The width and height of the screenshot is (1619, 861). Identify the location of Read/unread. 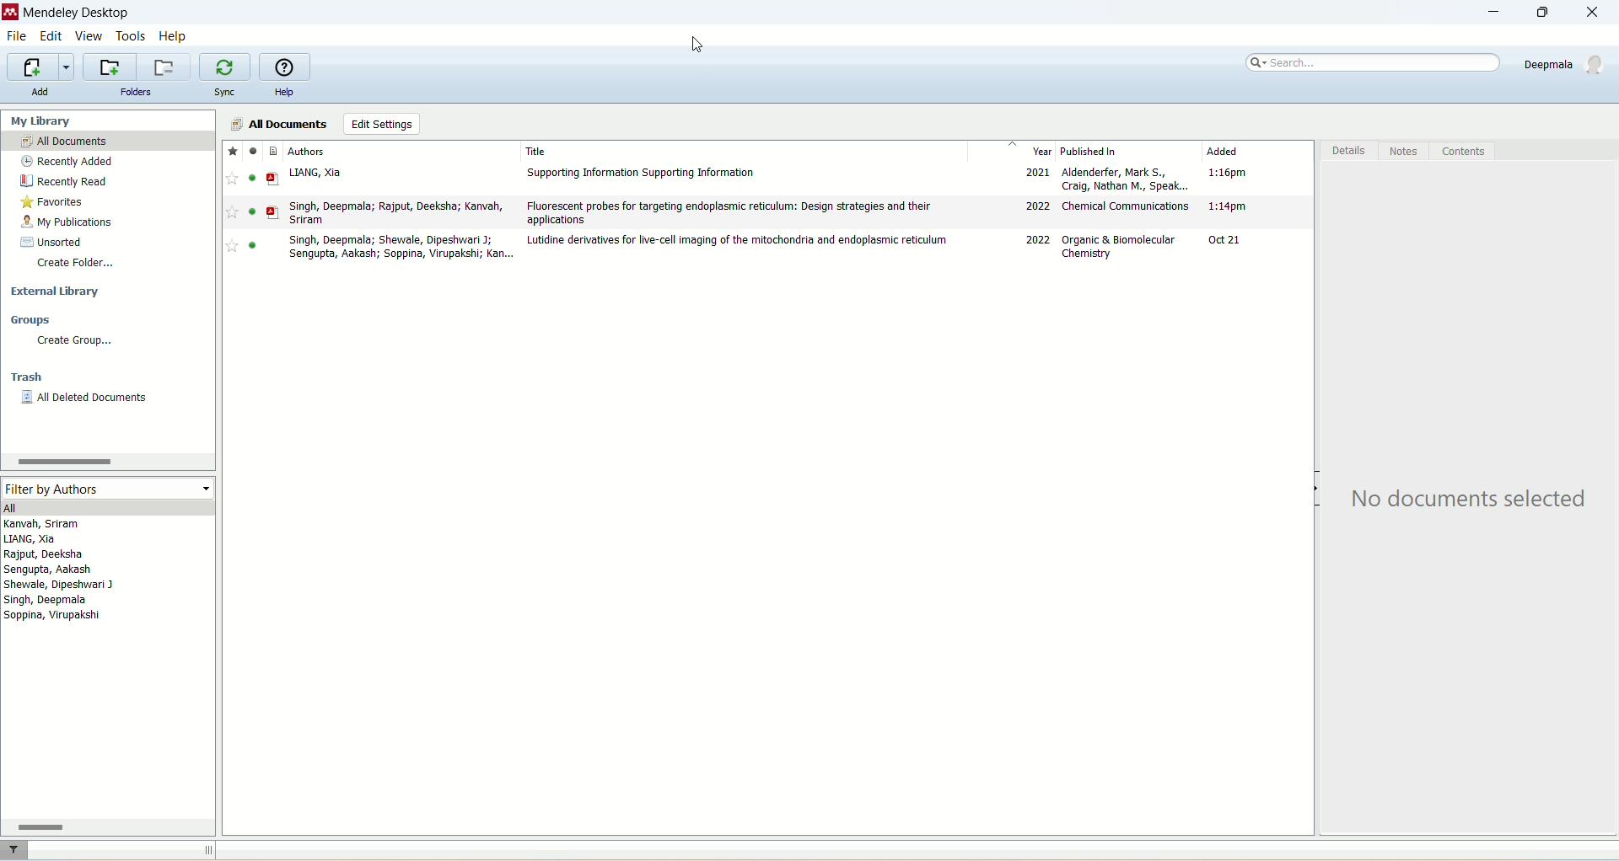
(259, 151).